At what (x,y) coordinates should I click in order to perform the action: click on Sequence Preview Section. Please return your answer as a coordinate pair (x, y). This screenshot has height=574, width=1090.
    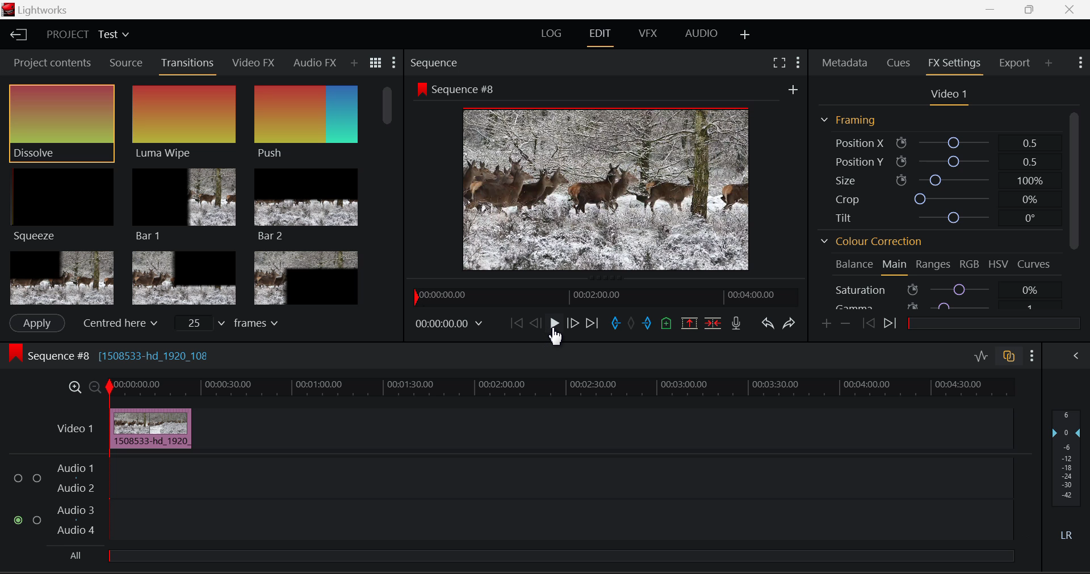
    Looking at the image, I should click on (436, 63).